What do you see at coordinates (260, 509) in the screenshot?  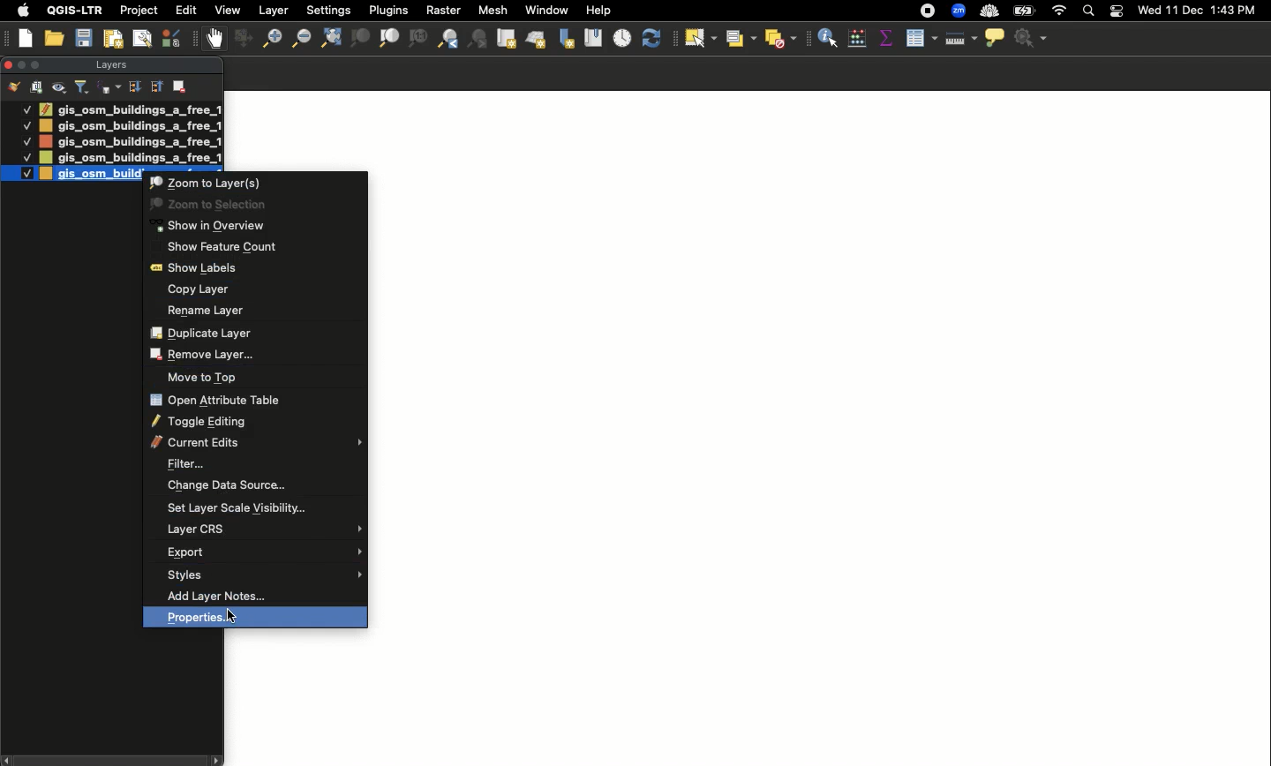 I see `Set layer scale visibility` at bounding box center [260, 509].